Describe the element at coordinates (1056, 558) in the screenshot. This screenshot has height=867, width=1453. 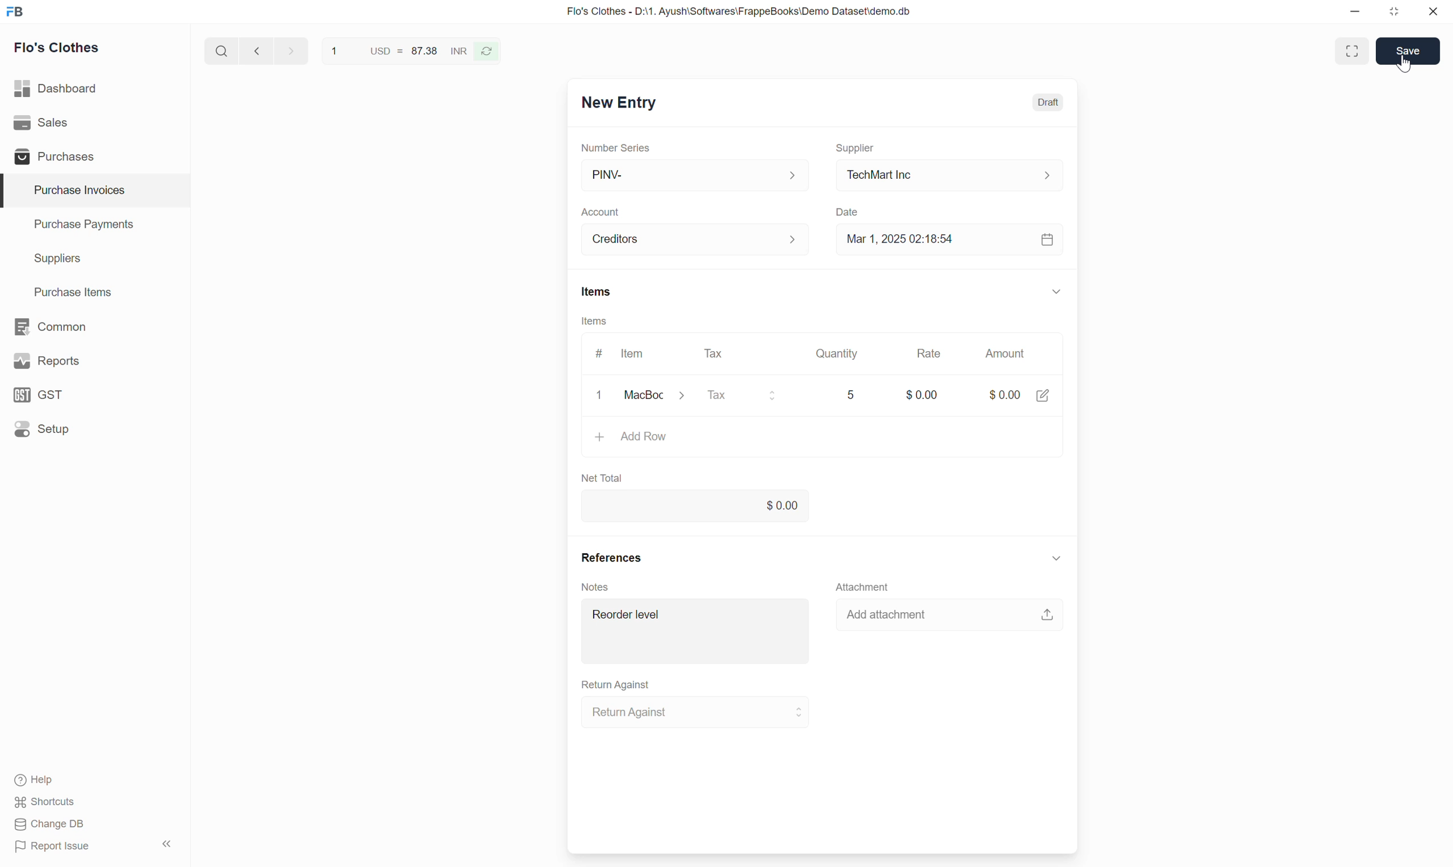
I see `Collapse` at that location.